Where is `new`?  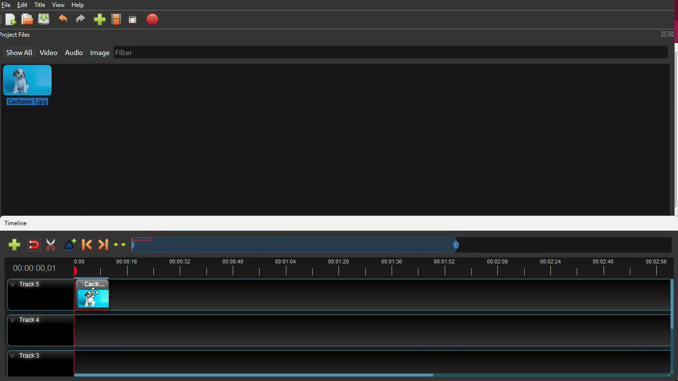
new is located at coordinates (14, 245).